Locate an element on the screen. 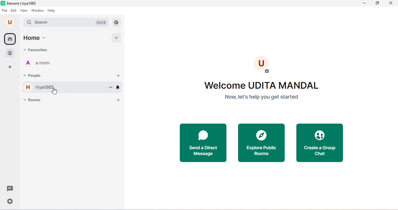  People is located at coordinates (36, 76).